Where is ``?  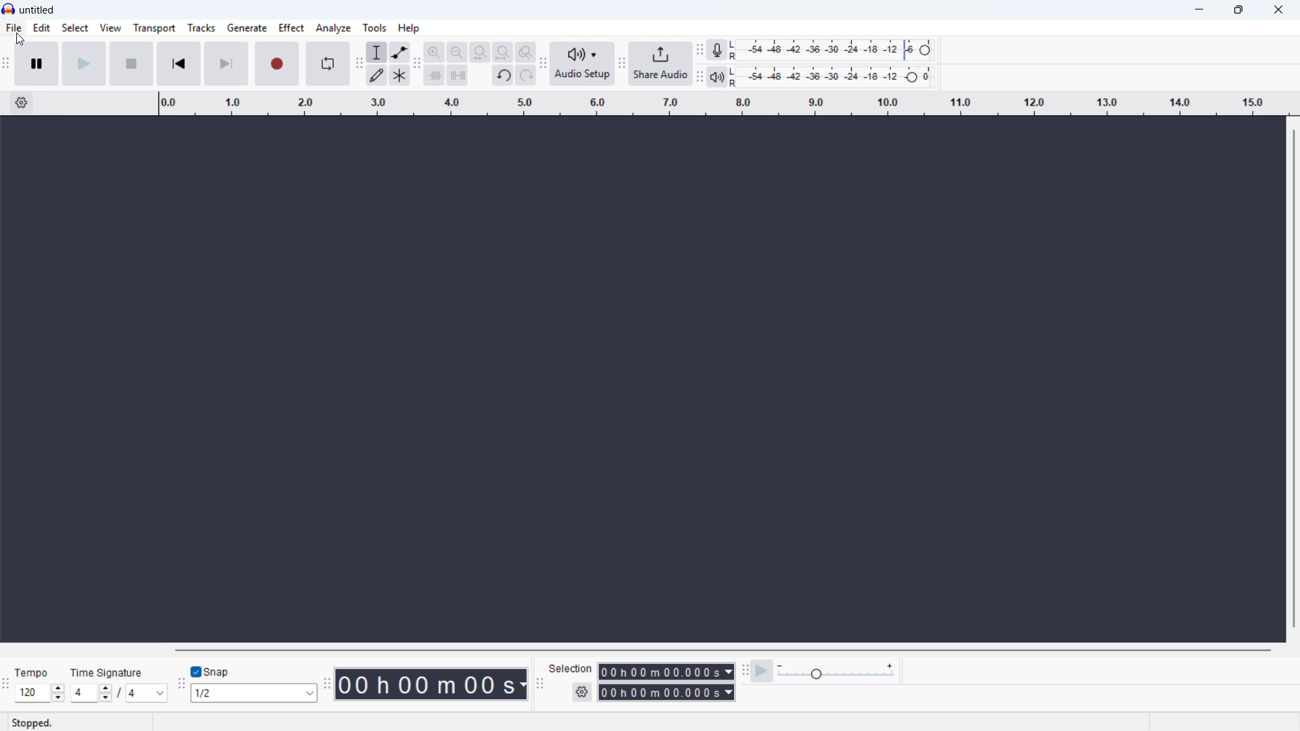
 is located at coordinates (502, 53).